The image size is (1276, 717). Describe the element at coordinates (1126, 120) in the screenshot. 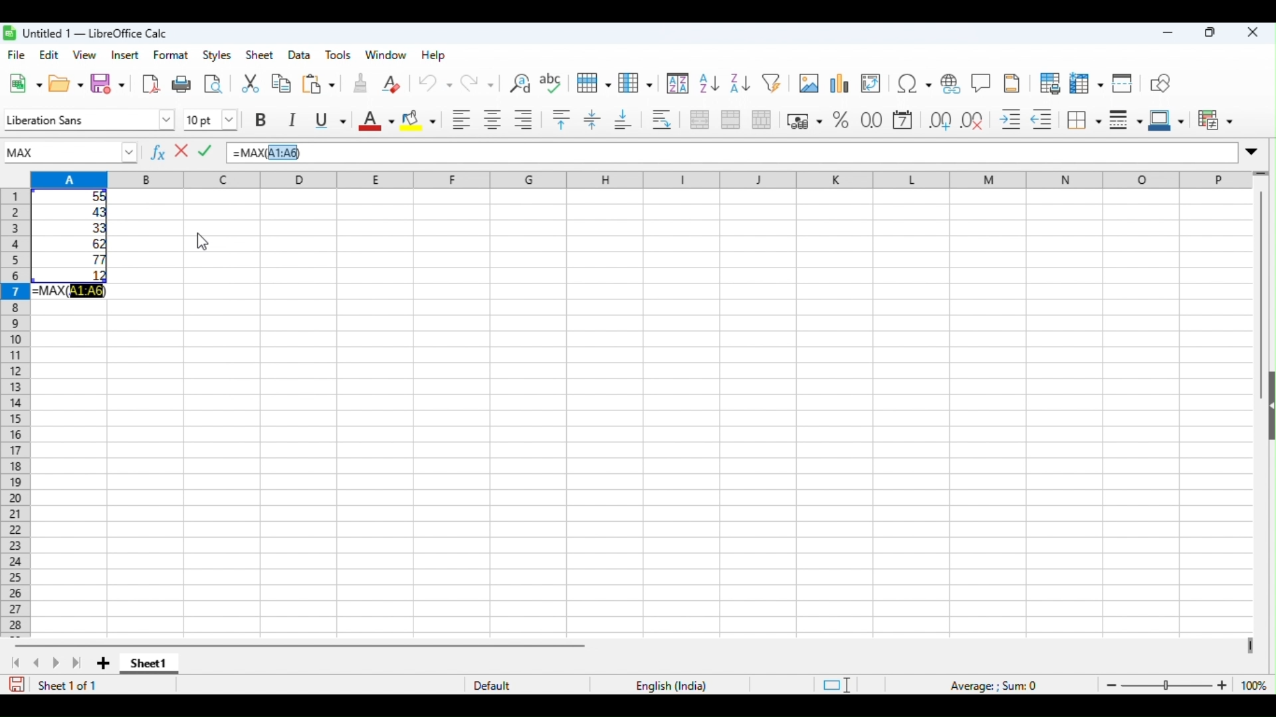

I see `border style` at that location.